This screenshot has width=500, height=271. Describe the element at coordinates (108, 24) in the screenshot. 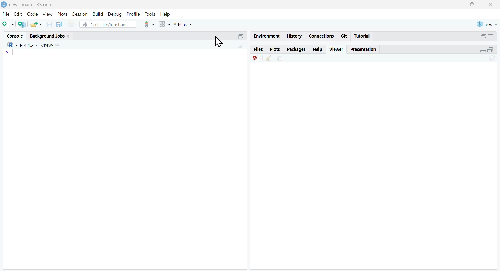

I see `go to file/function` at that location.